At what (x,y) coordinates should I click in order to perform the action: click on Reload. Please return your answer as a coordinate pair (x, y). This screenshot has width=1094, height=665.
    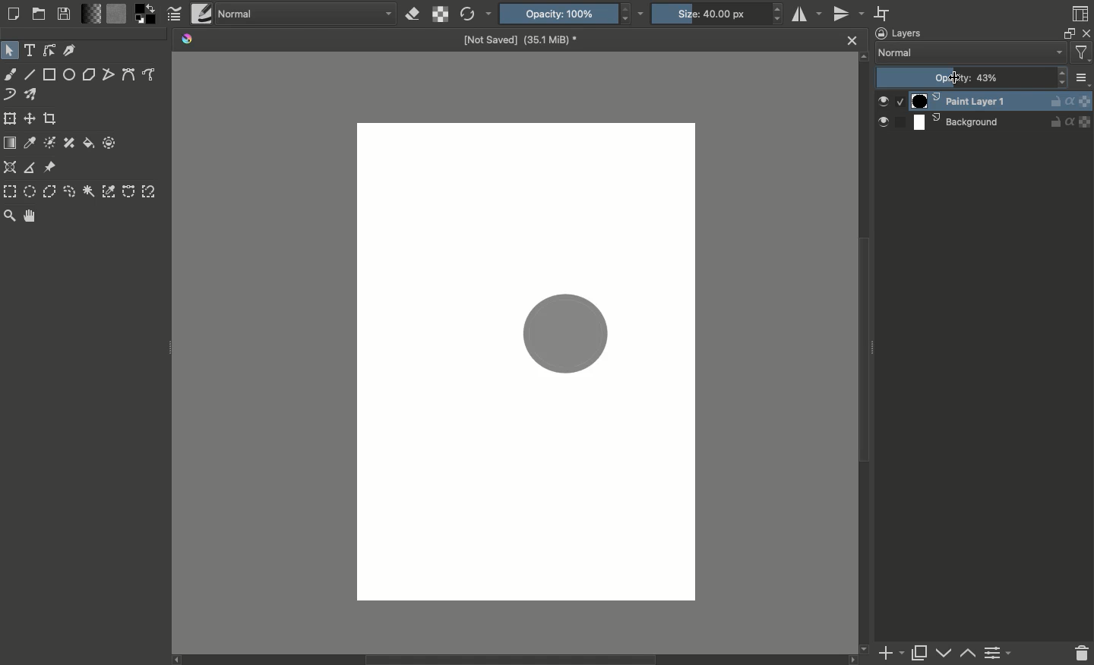
    Looking at the image, I should click on (476, 14).